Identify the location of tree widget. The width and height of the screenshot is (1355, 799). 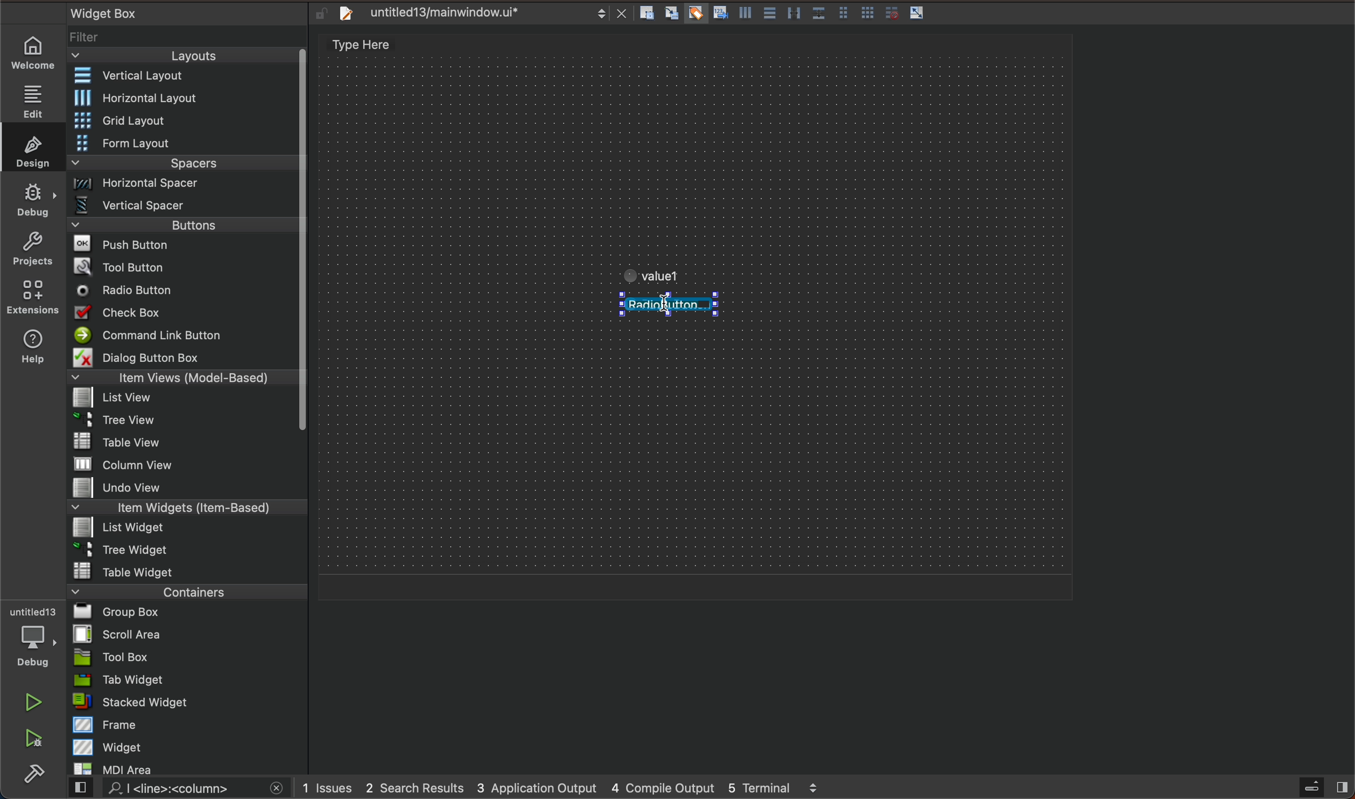
(188, 551).